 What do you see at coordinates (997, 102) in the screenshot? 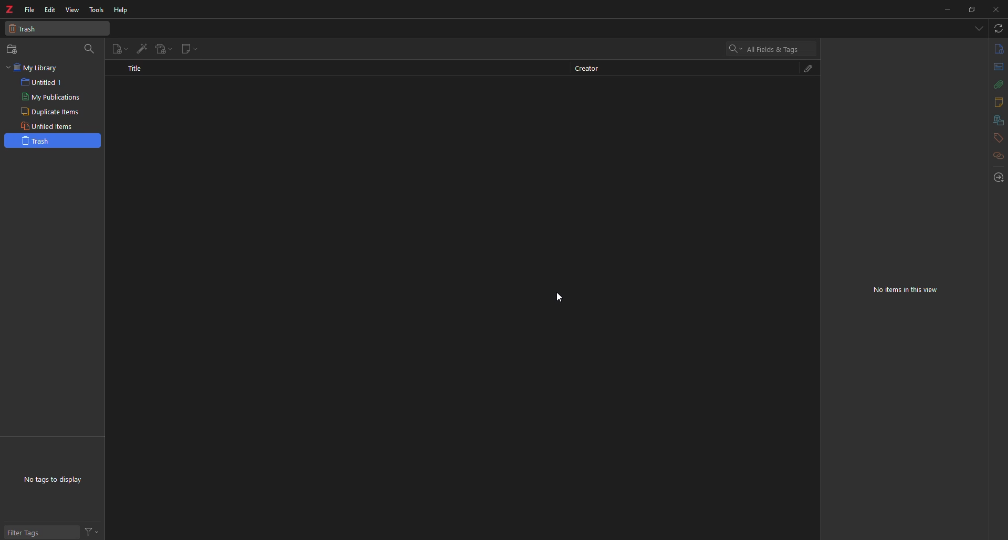
I see `notes` at bounding box center [997, 102].